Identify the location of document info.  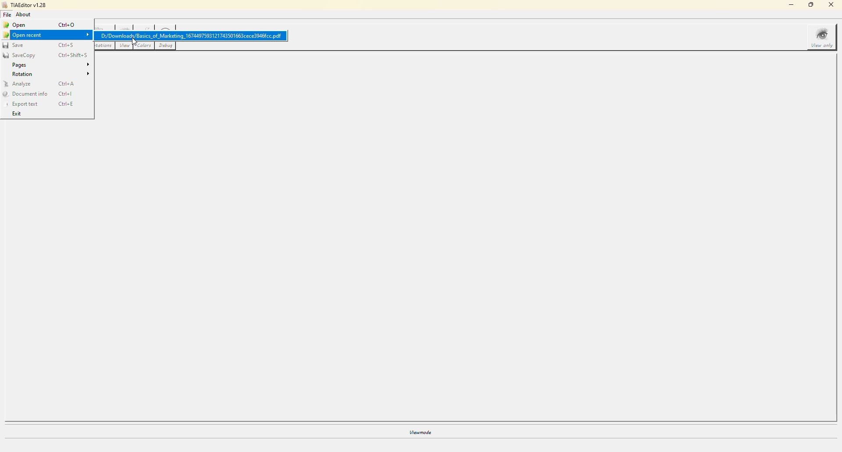
(29, 94).